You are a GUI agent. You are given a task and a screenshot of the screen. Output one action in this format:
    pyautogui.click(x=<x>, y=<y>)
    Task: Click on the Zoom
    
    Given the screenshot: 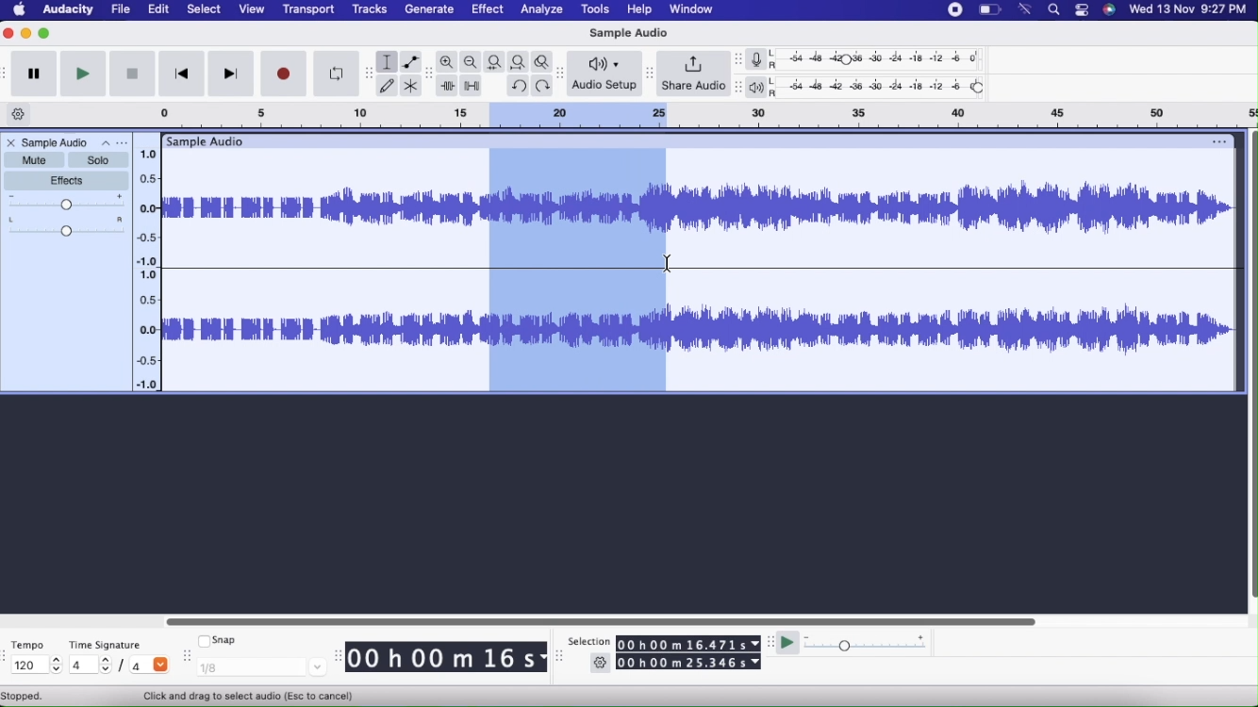 What is the action you would take?
    pyautogui.click(x=448, y=62)
    